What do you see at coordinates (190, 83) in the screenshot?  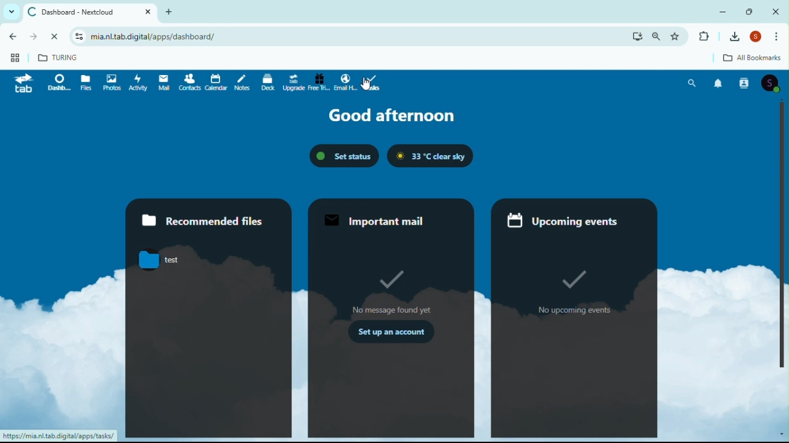 I see `Contacts` at bounding box center [190, 83].